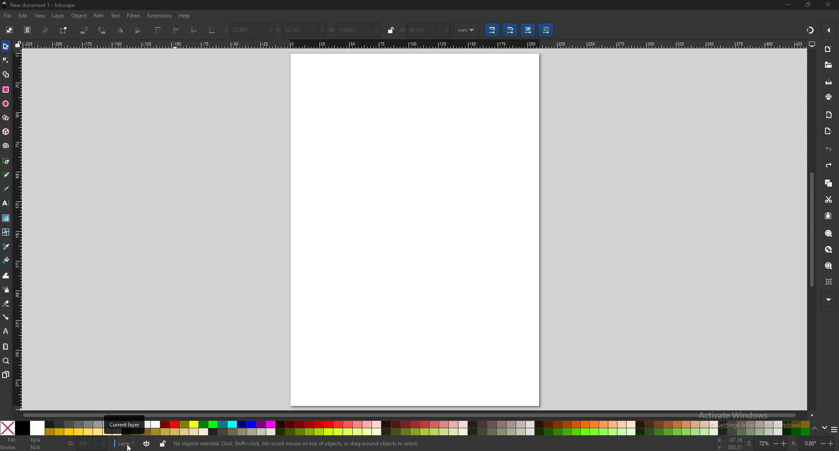  Describe the element at coordinates (419, 416) in the screenshot. I see `scroll bar` at that location.